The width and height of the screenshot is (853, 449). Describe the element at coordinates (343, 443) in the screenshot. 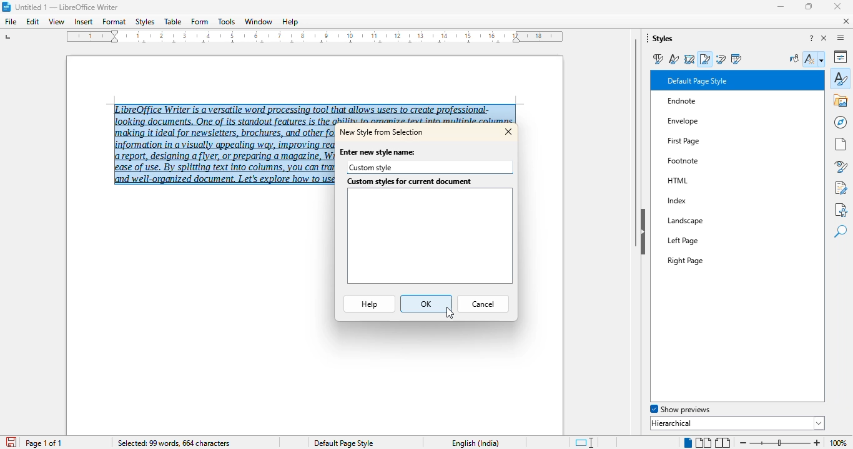

I see `Default page style` at that location.